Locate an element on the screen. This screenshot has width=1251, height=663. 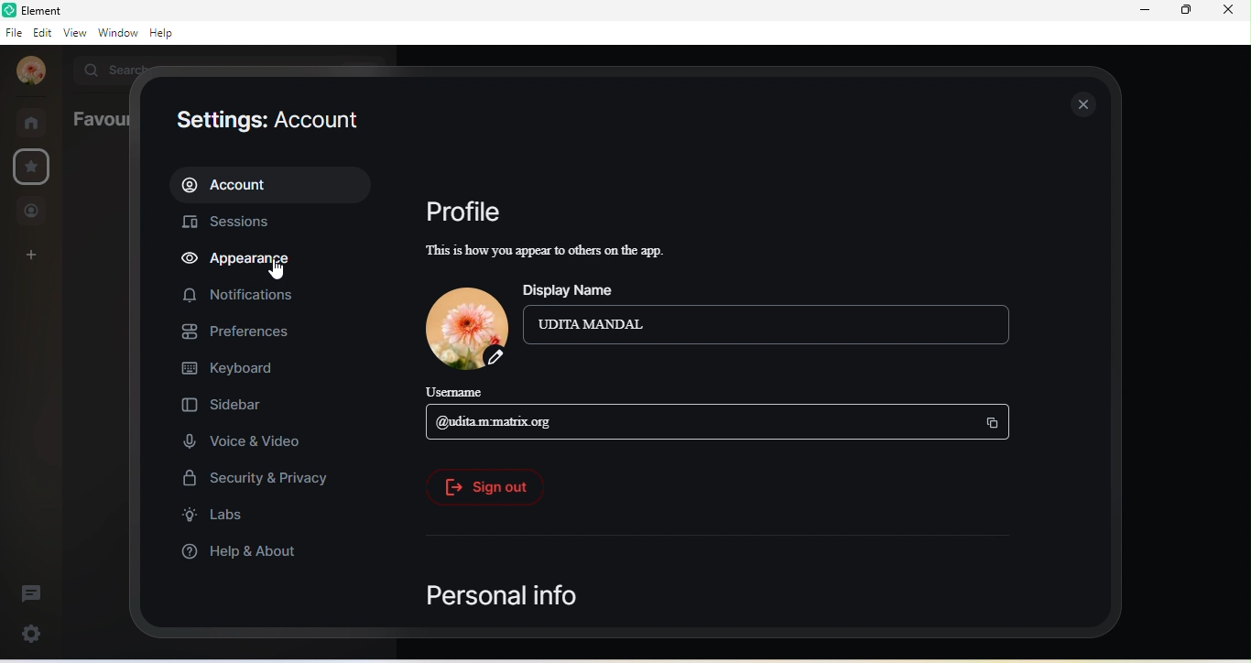
preferences is located at coordinates (235, 331).